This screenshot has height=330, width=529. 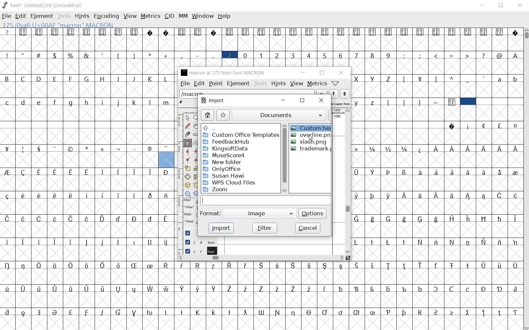 I want to click on 1000, so click(x=337, y=117).